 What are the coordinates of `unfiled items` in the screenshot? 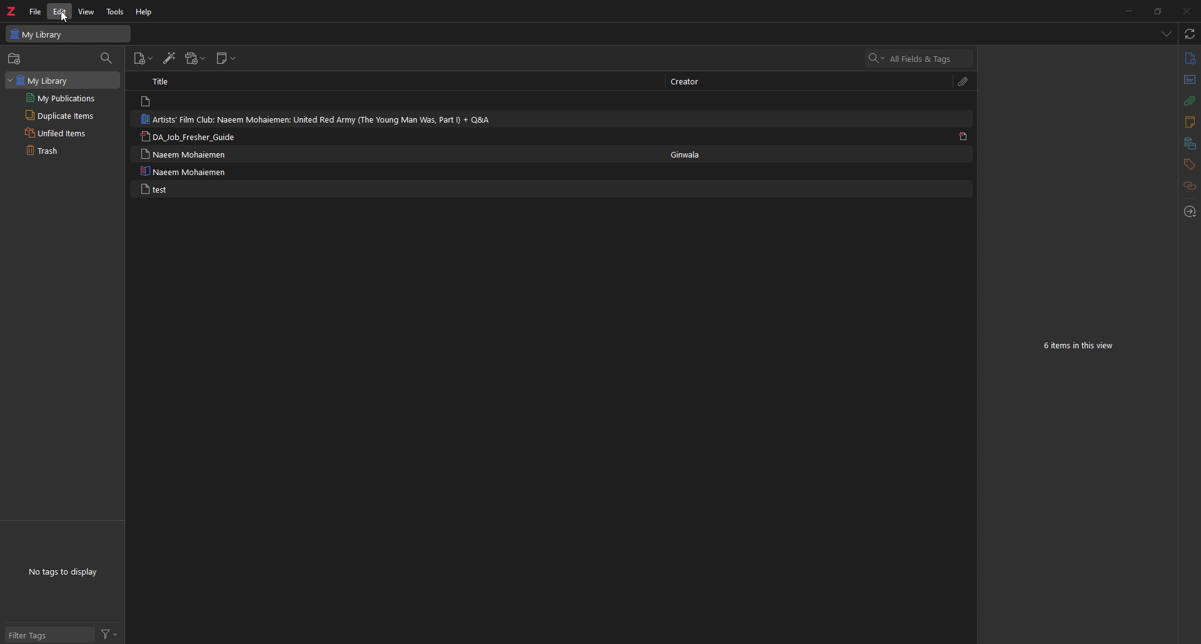 It's located at (63, 133).